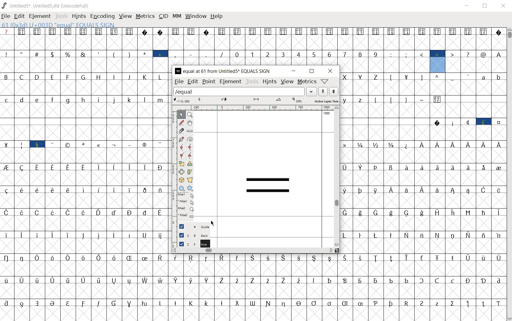 This screenshot has width=512, height=321. Describe the element at coordinates (503, 6) in the screenshot. I see `close` at that location.